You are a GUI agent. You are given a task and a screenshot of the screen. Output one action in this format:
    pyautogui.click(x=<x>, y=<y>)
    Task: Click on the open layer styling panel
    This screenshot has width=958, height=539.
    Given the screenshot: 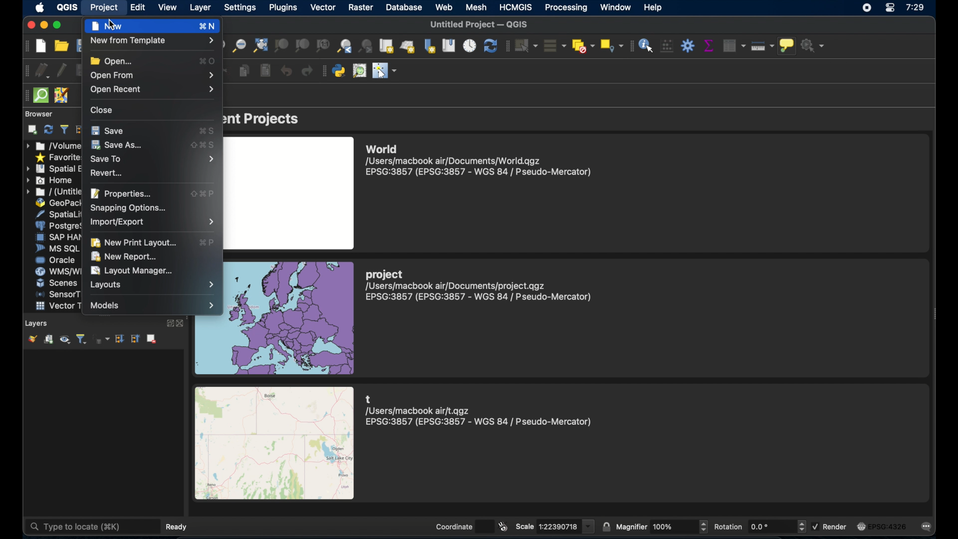 What is the action you would take?
    pyautogui.click(x=32, y=340)
    